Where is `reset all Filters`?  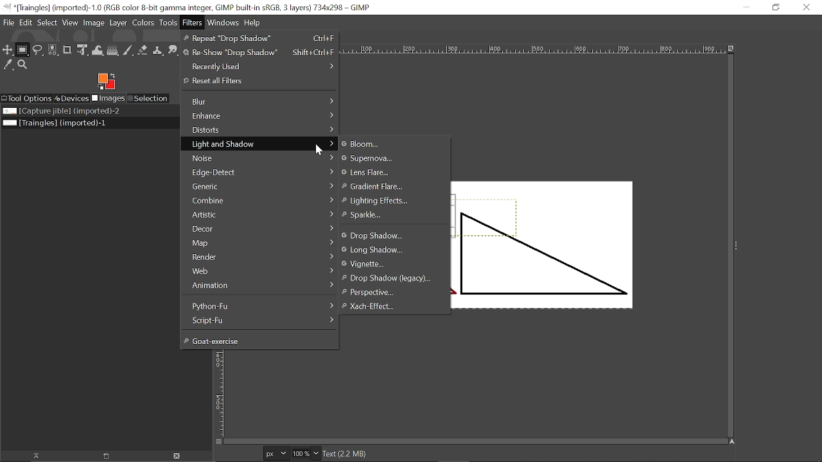 reset all Filters is located at coordinates (241, 81).